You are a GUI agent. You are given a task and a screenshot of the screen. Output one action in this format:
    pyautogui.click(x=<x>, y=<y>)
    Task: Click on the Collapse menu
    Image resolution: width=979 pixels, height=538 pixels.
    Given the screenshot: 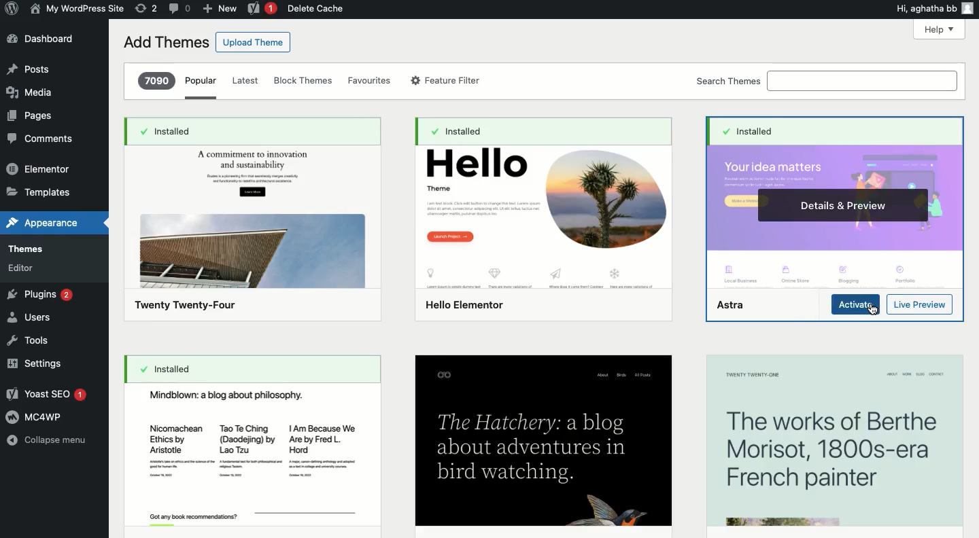 What is the action you would take?
    pyautogui.click(x=48, y=440)
    